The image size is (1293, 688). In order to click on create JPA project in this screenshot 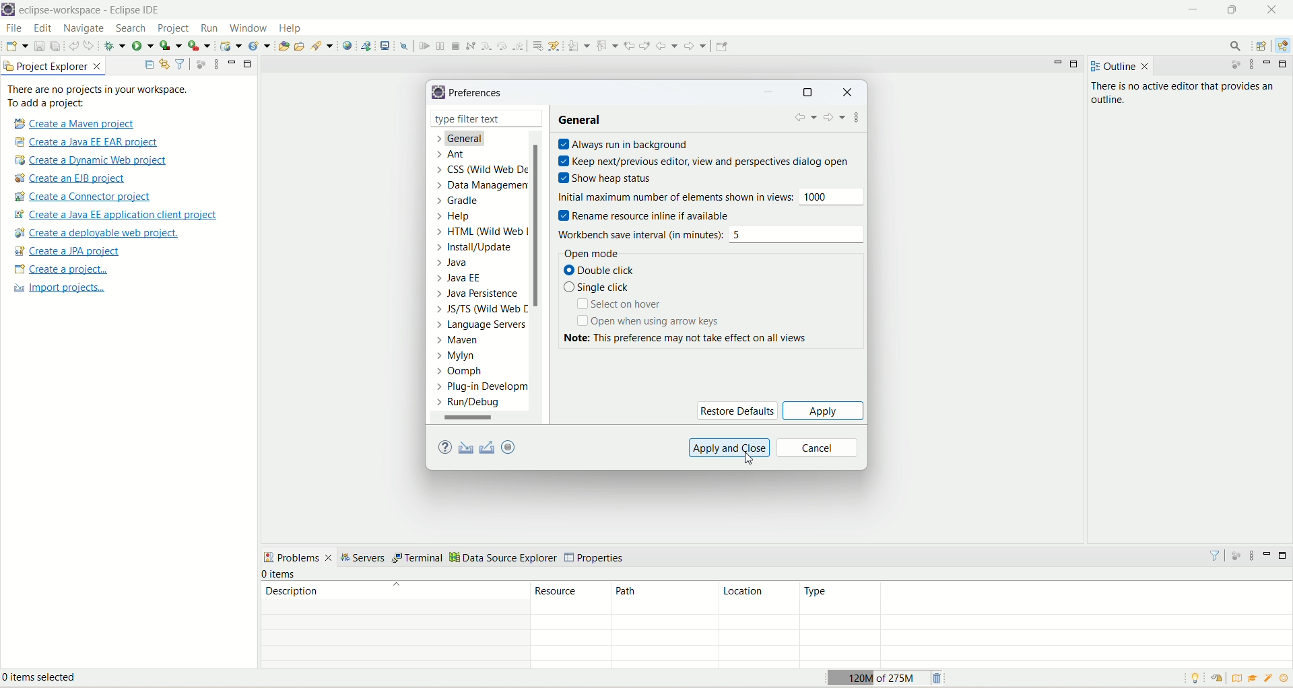, I will do `click(68, 251)`.